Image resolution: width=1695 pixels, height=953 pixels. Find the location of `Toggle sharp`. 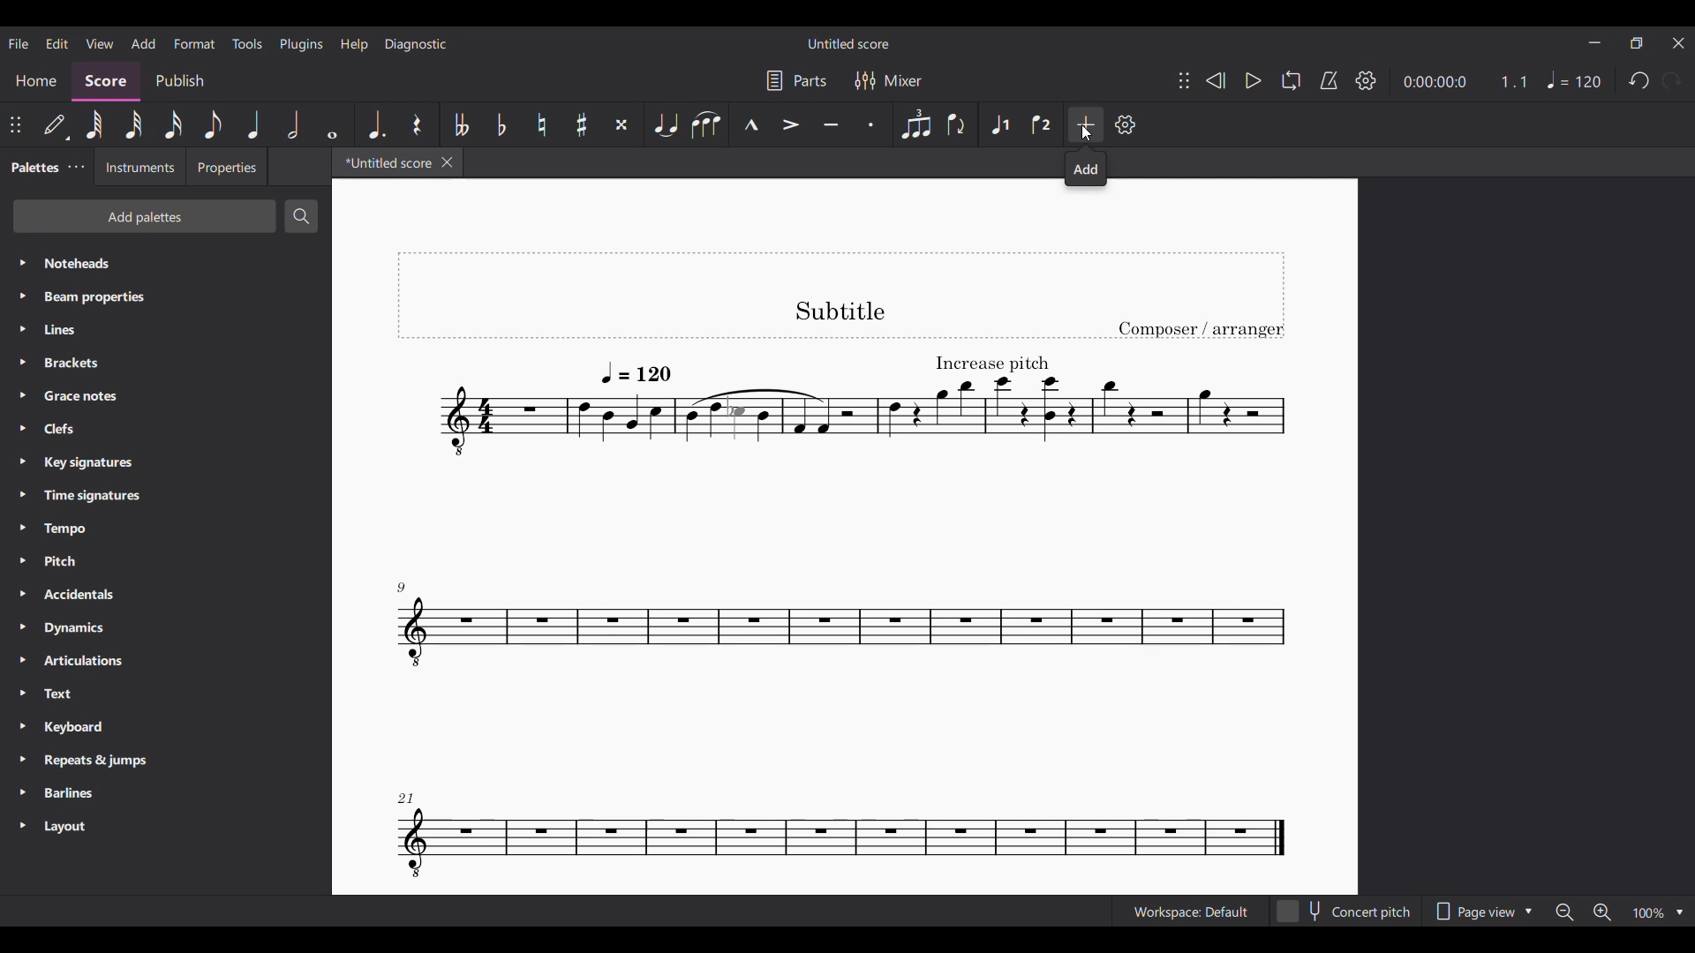

Toggle sharp is located at coordinates (582, 124).